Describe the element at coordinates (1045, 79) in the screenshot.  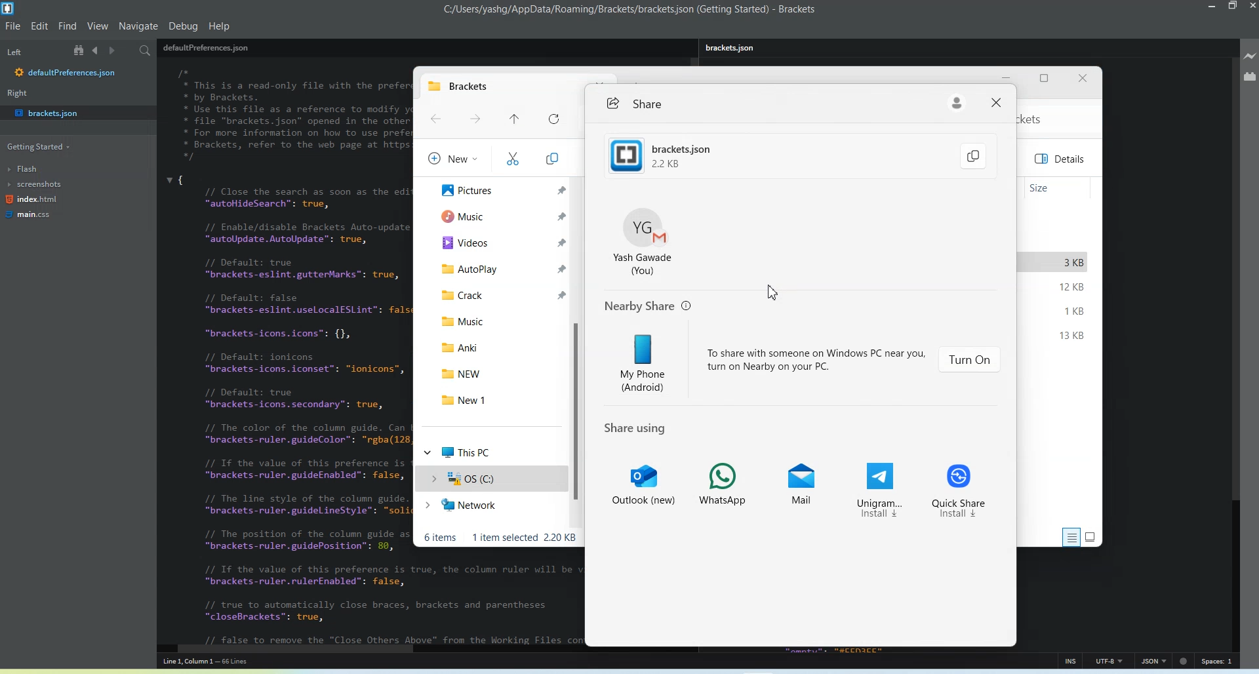
I see `Maximize` at that location.